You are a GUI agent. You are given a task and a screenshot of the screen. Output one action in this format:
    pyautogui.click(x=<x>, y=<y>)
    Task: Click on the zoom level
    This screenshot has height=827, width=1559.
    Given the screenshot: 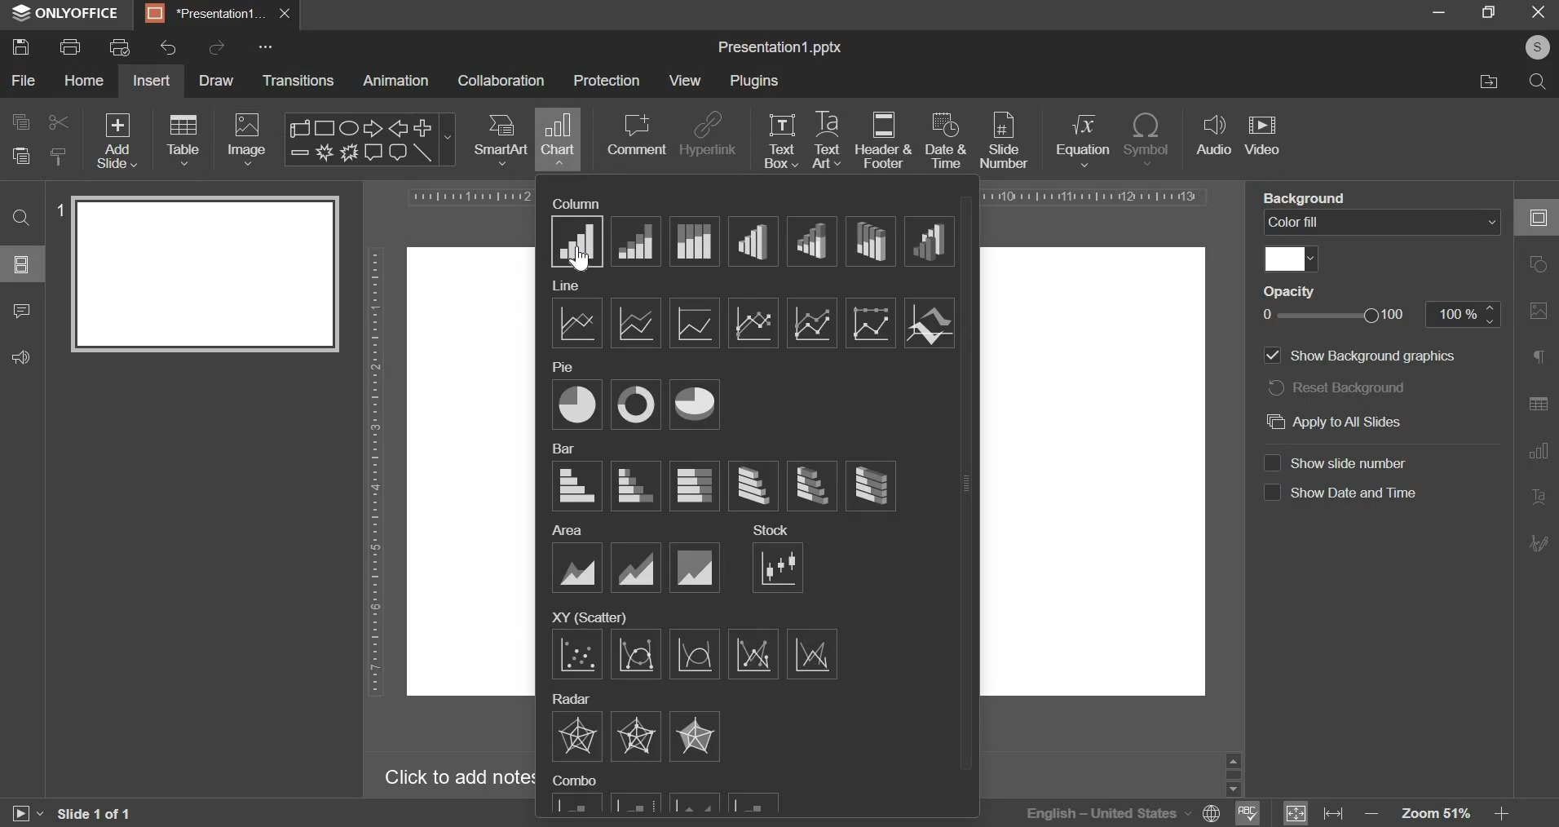 What is the action you would take?
    pyautogui.click(x=1435, y=813)
    